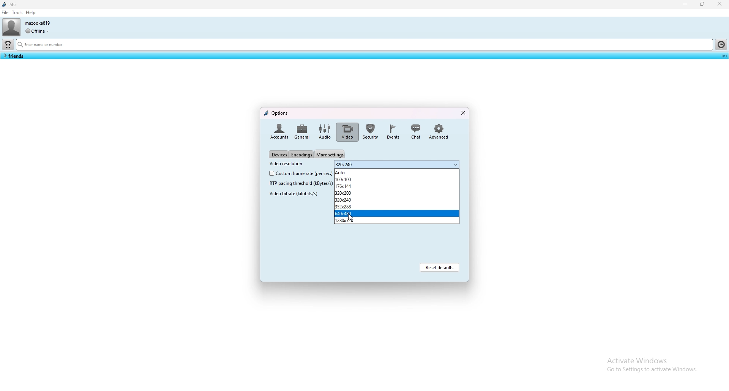 The image size is (729, 391). I want to click on cursor, so click(348, 215).